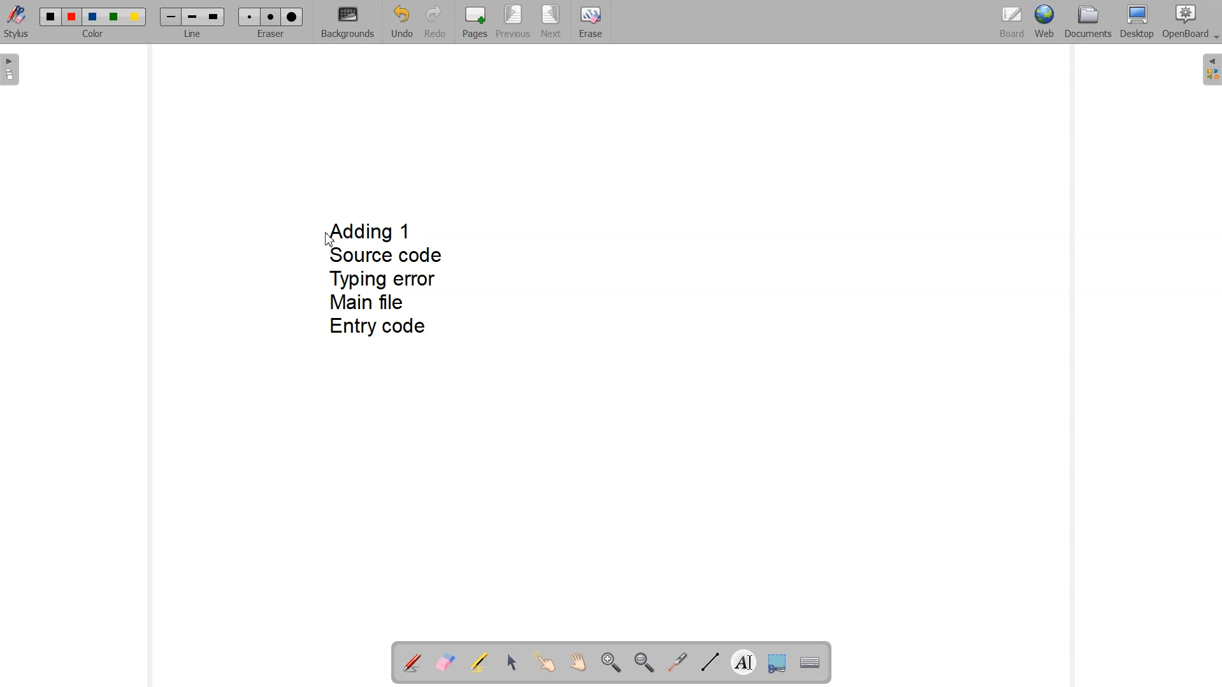 The height and width of the screenshot is (687, 1222). Describe the element at coordinates (643, 662) in the screenshot. I see `Zoom out` at that location.